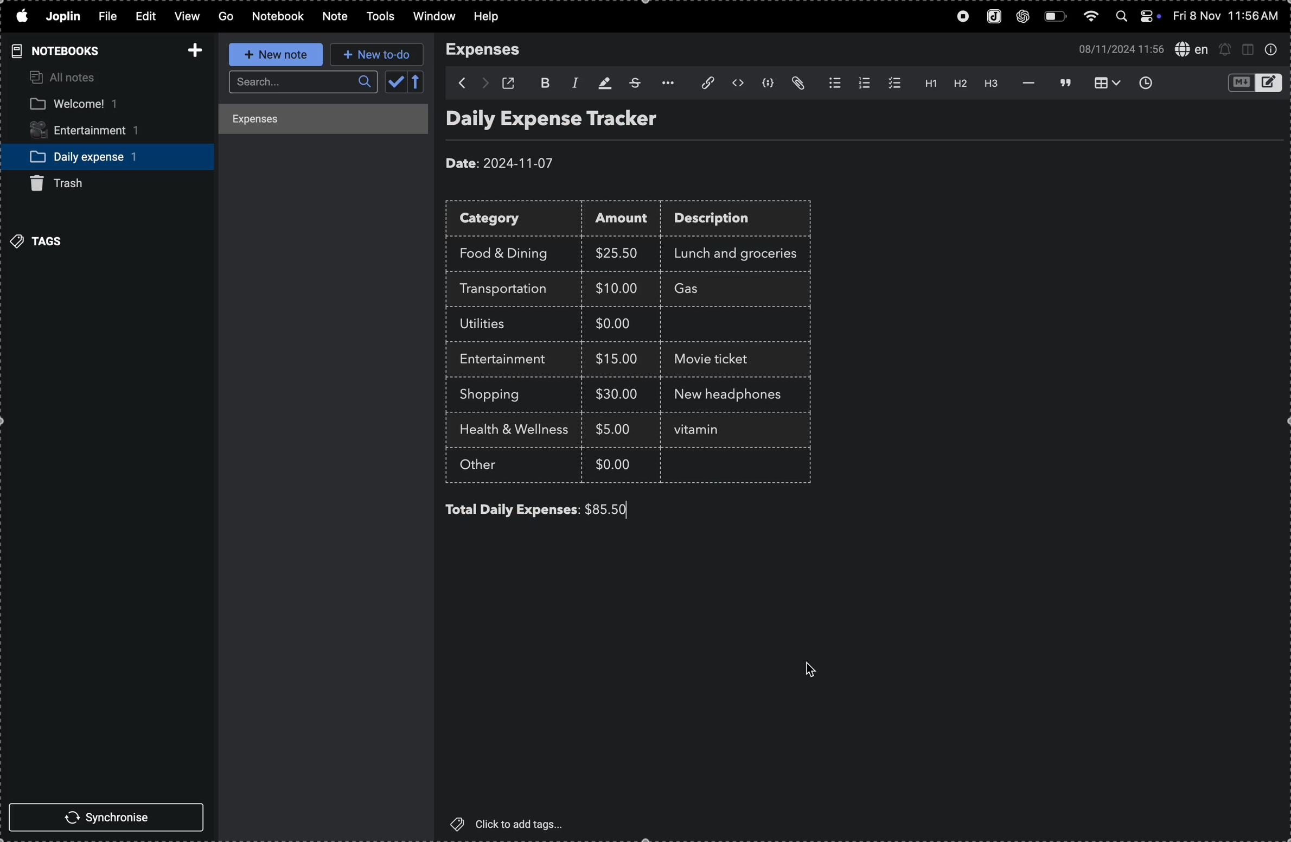  Describe the element at coordinates (716, 361) in the screenshot. I see `movie ticket` at that location.